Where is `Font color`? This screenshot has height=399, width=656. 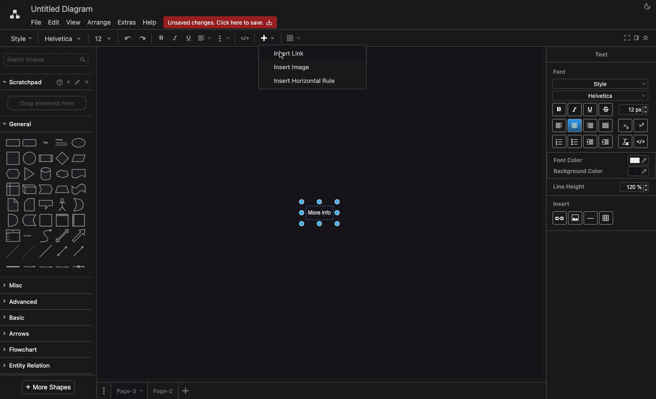 Font color is located at coordinates (568, 159).